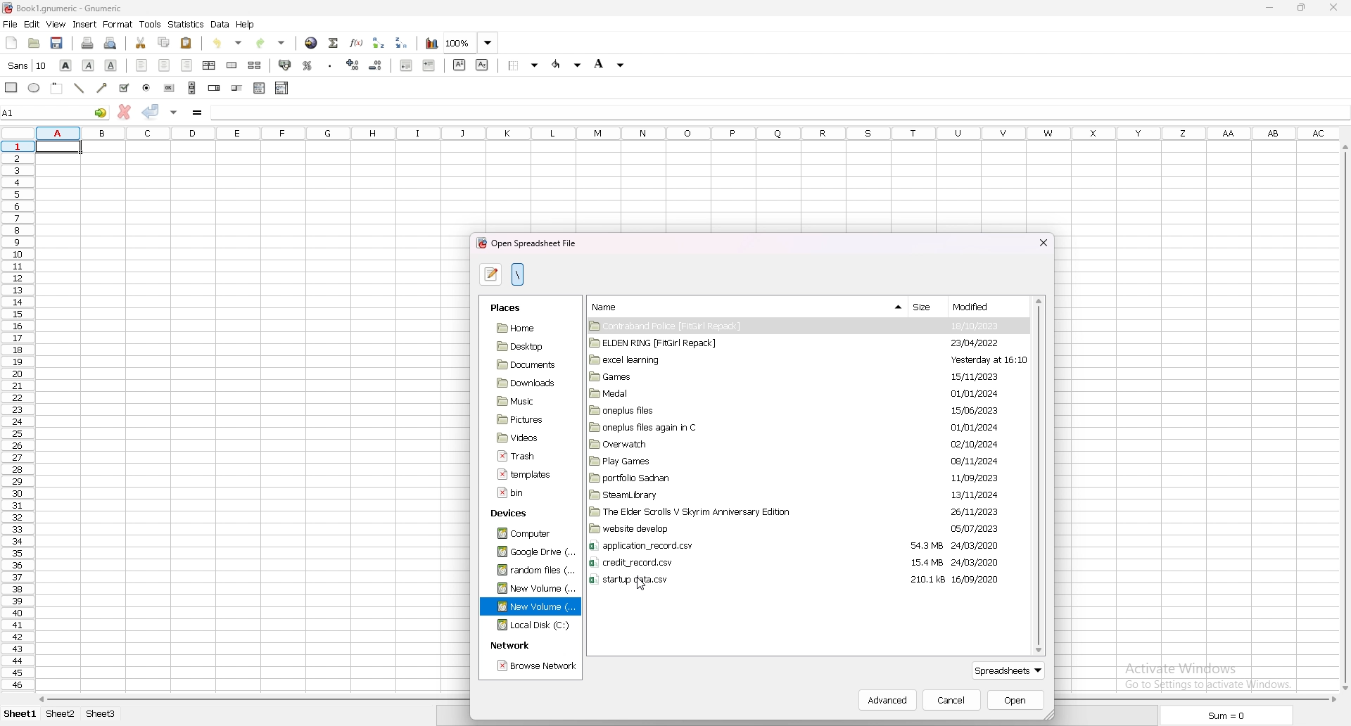 The width and height of the screenshot is (1351, 726). Describe the element at coordinates (694, 427) in the screenshot. I see `folder` at that location.